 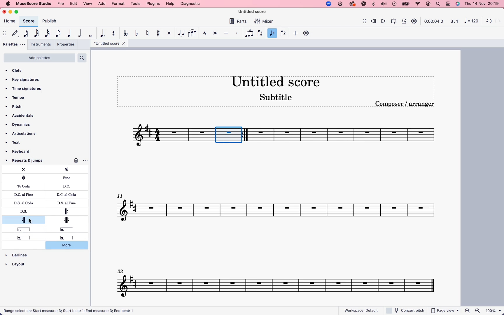 What do you see at coordinates (83, 58) in the screenshot?
I see `search` at bounding box center [83, 58].